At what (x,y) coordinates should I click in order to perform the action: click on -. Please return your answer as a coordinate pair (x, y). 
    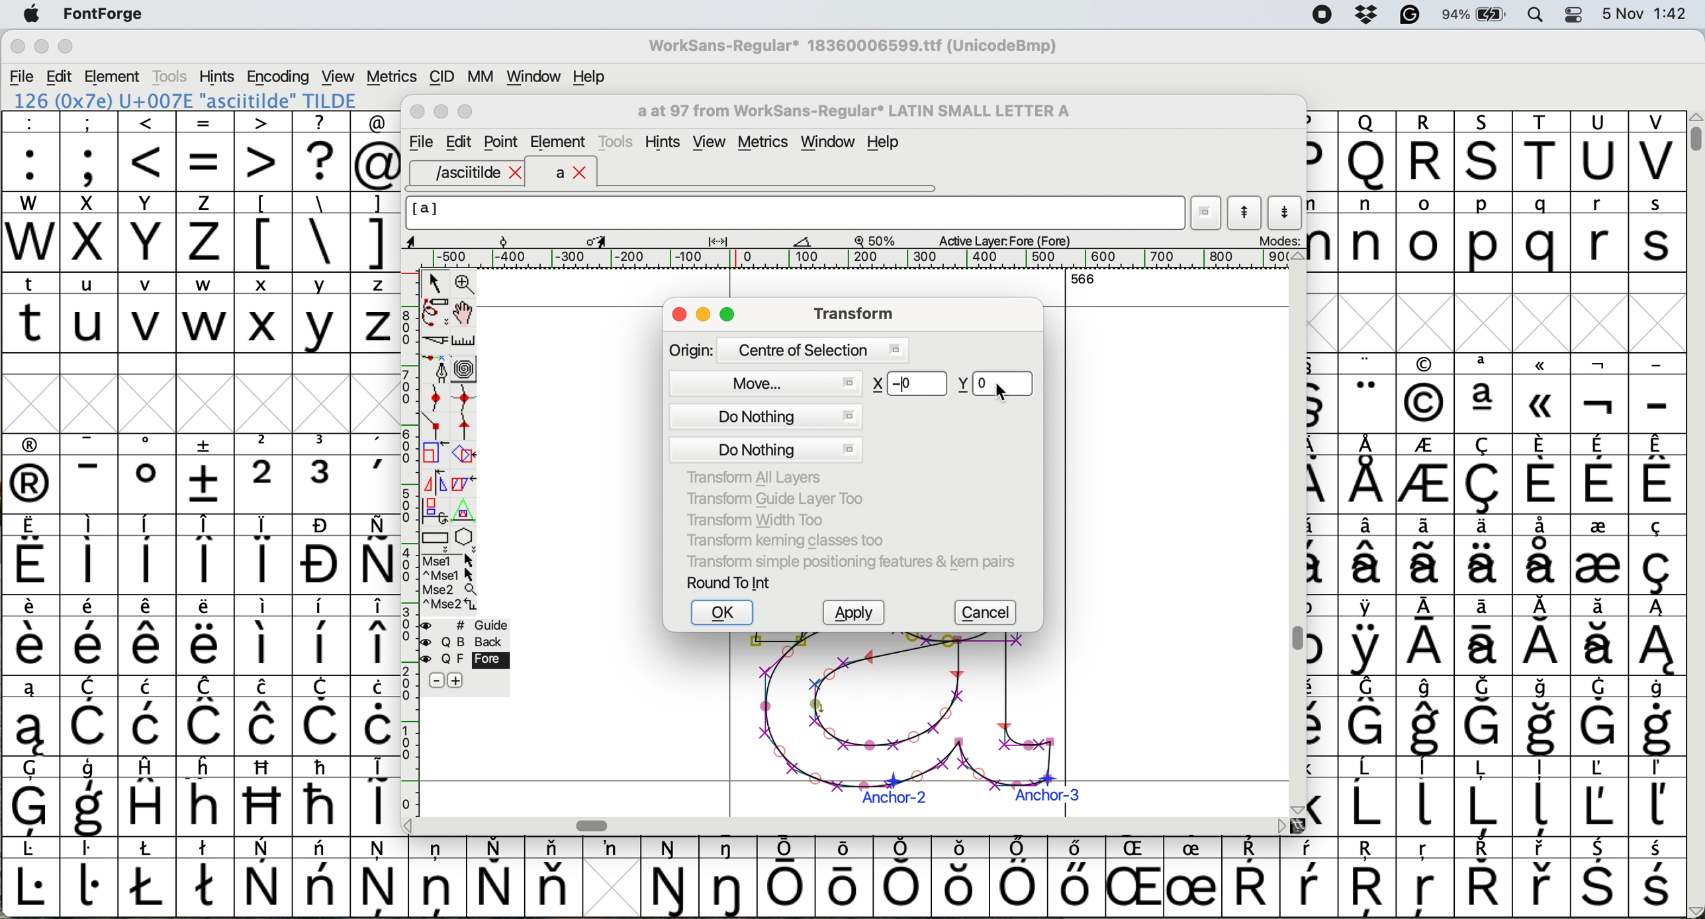
    Looking at the image, I should click on (1657, 395).